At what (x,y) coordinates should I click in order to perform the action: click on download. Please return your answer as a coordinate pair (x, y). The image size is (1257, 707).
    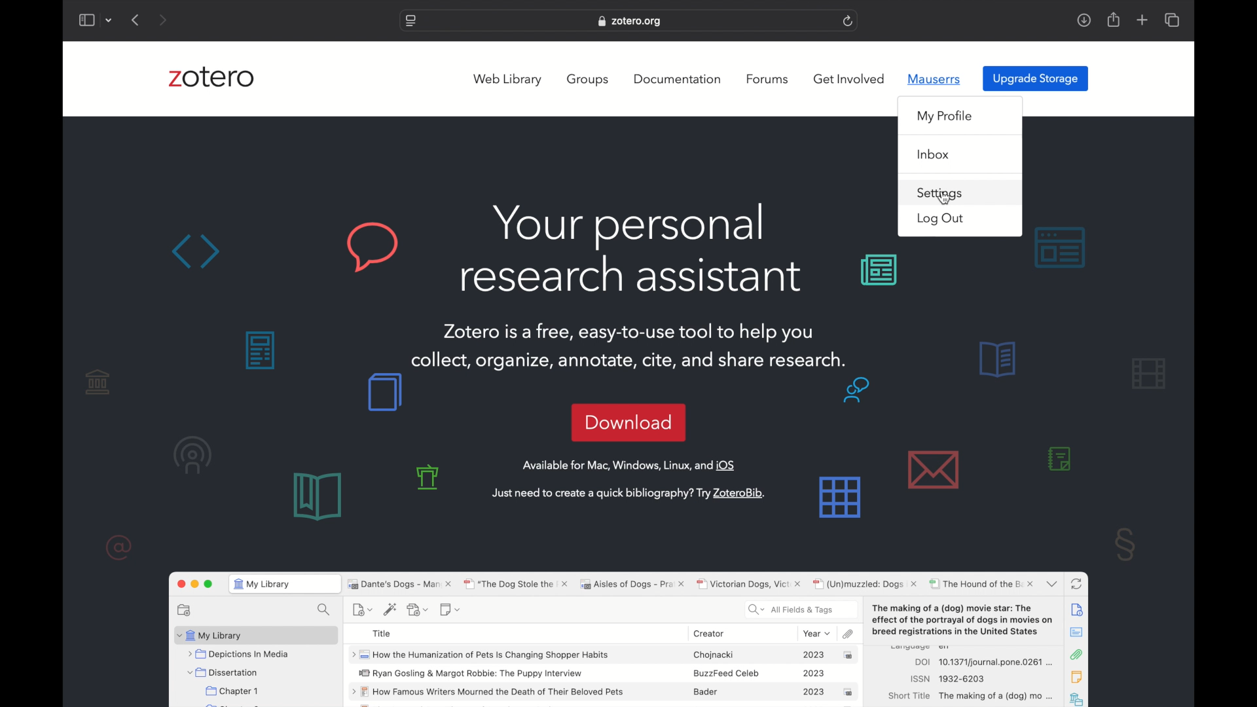
    Looking at the image, I should click on (628, 422).